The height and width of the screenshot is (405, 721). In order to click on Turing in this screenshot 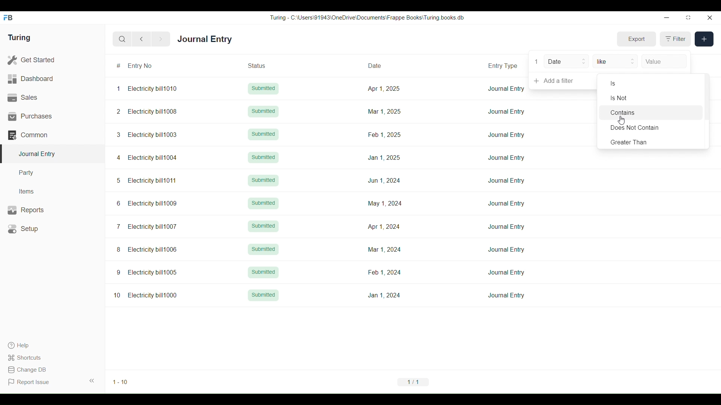, I will do `click(20, 37)`.